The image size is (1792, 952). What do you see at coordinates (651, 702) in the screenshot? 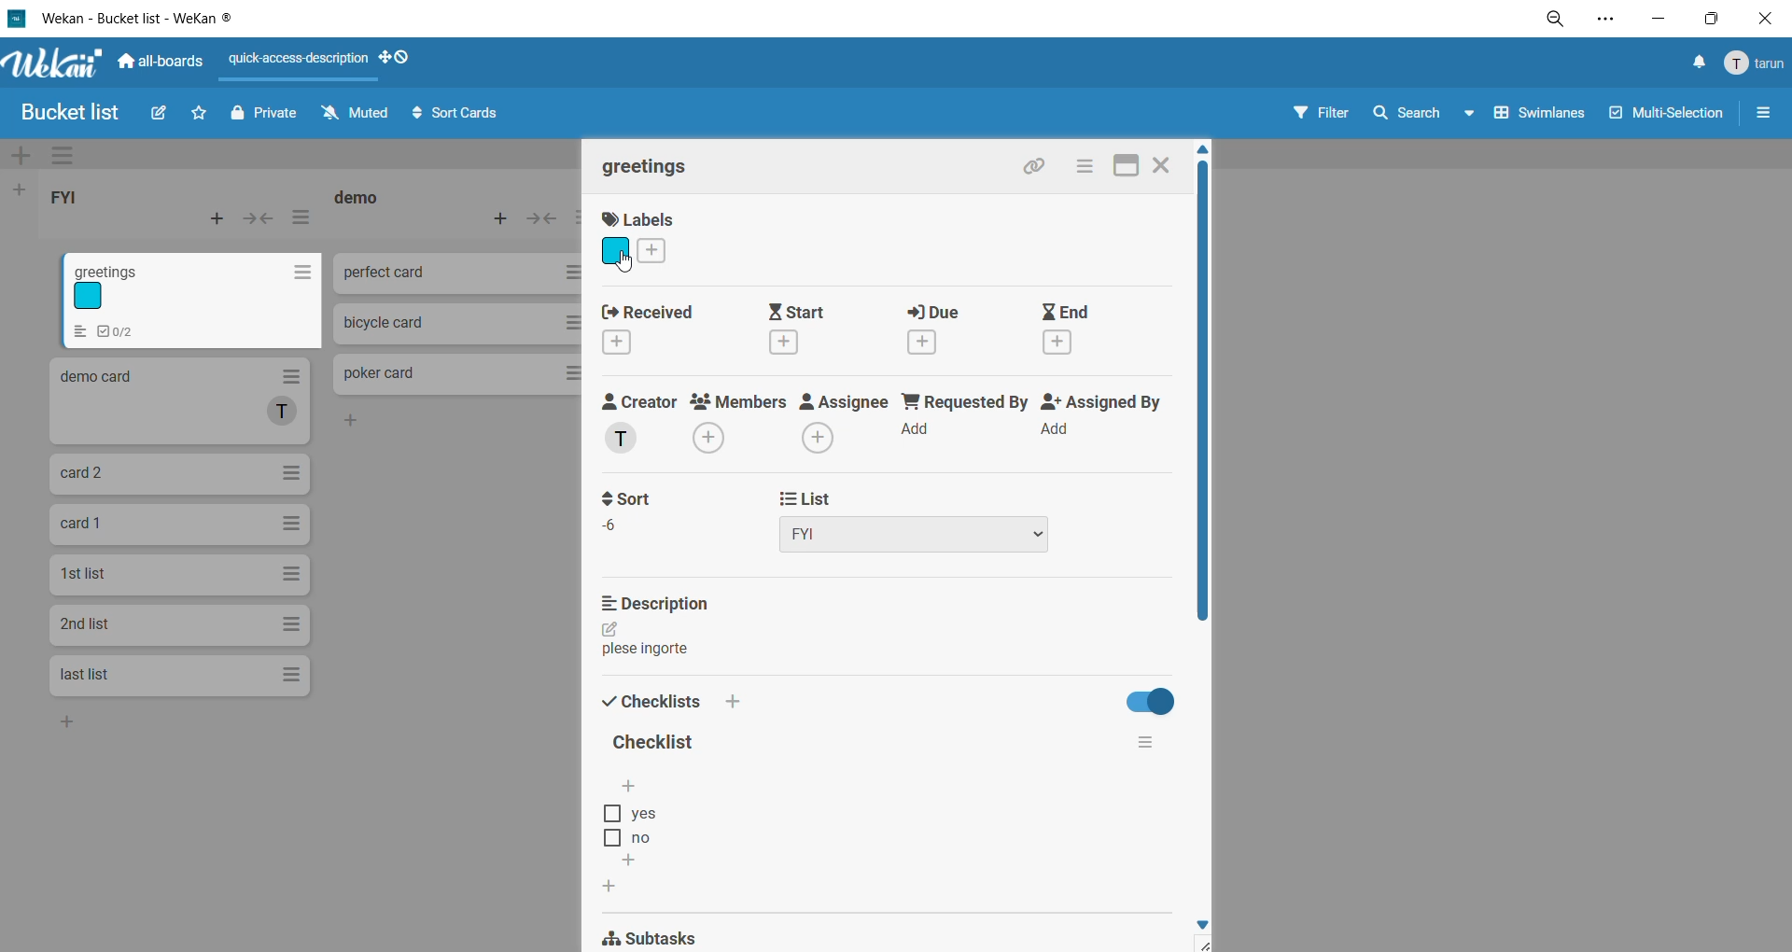
I see `checklist` at bounding box center [651, 702].